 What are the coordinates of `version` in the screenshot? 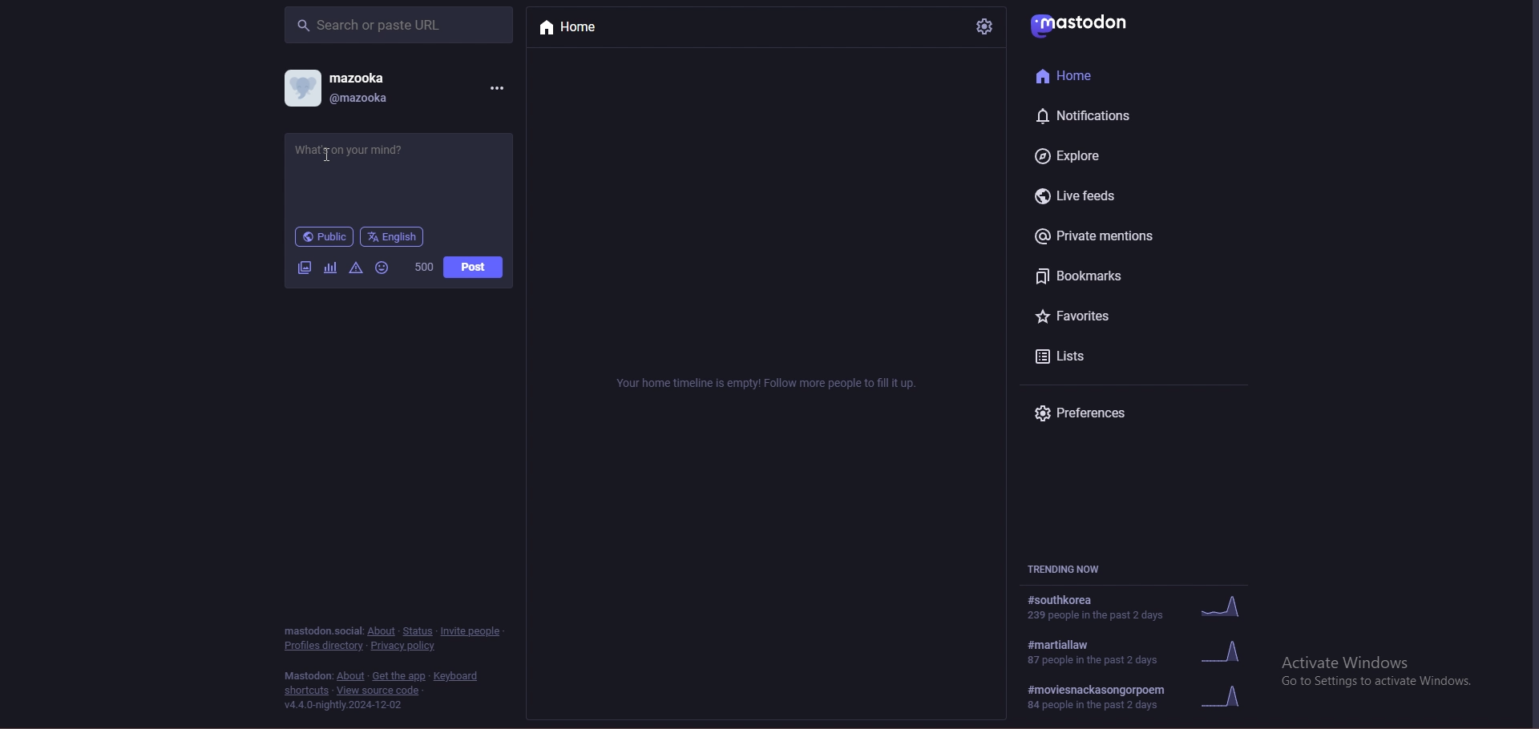 It's located at (346, 706).